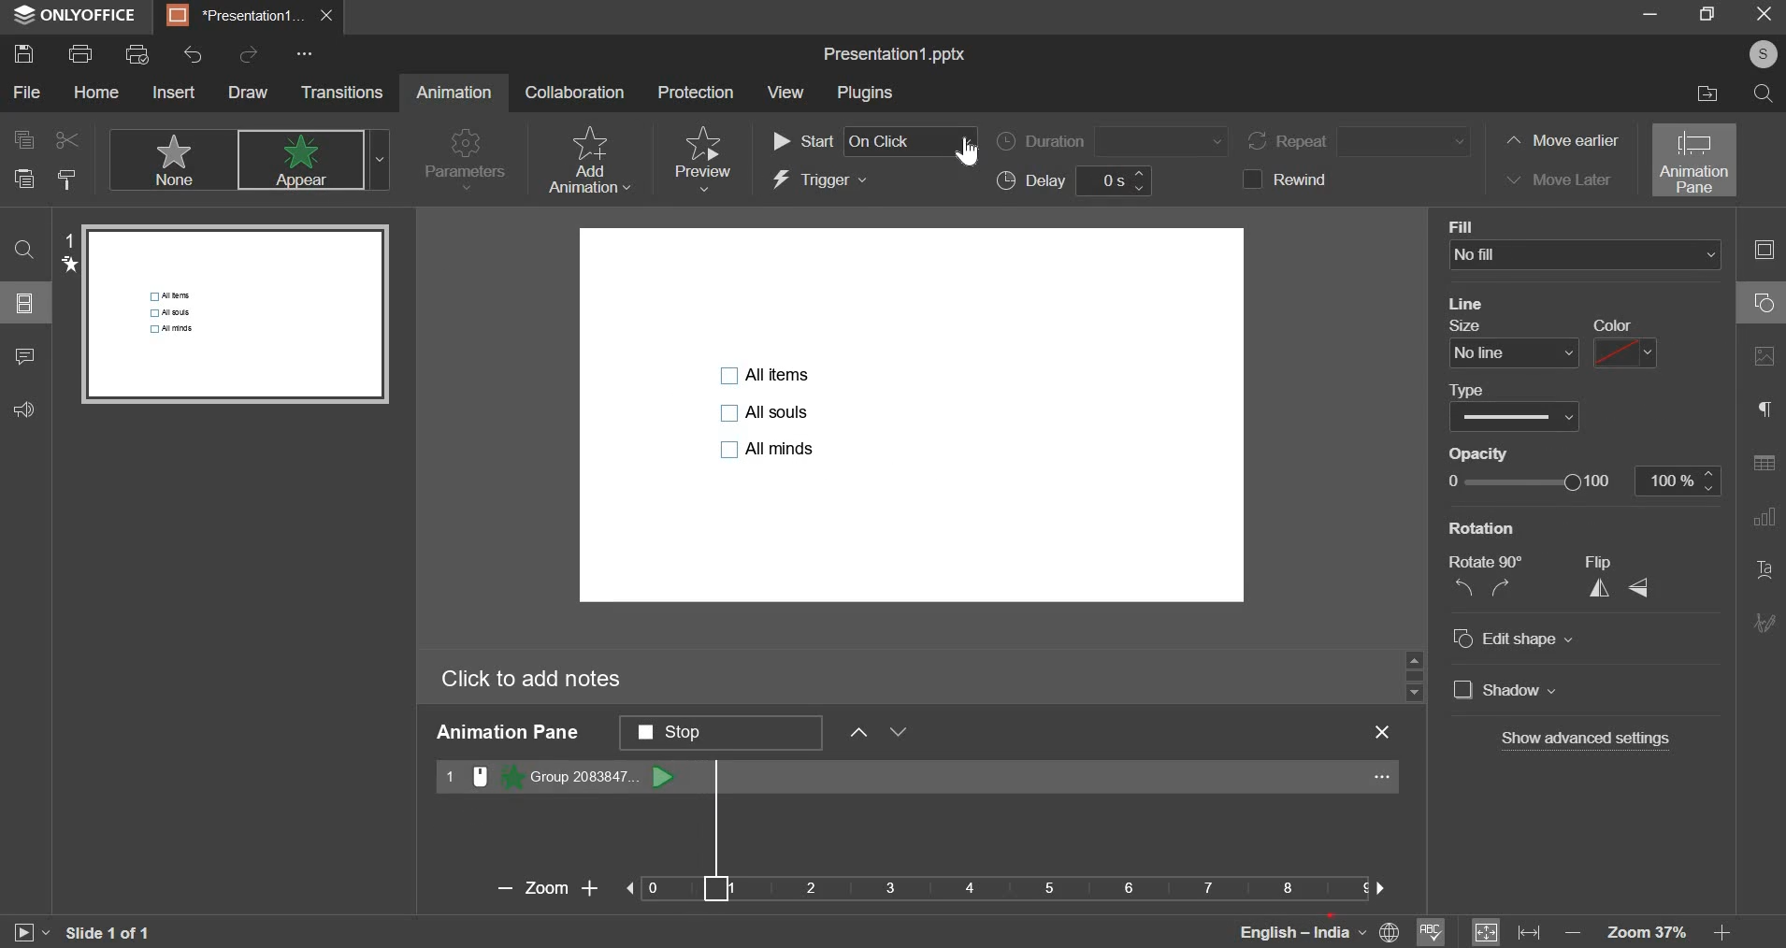 The height and width of the screenshot is (948, 1786). I want to click on file location, so click(1700, 93).